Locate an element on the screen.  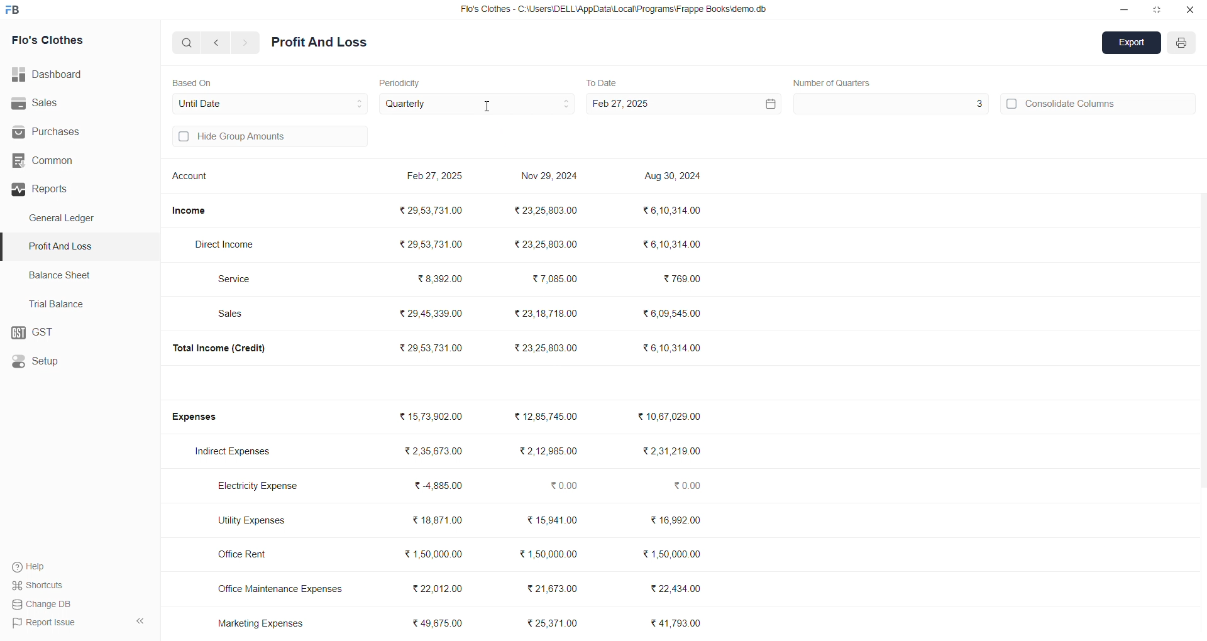
Flo's Clothes is located at coordinates (64, 41).